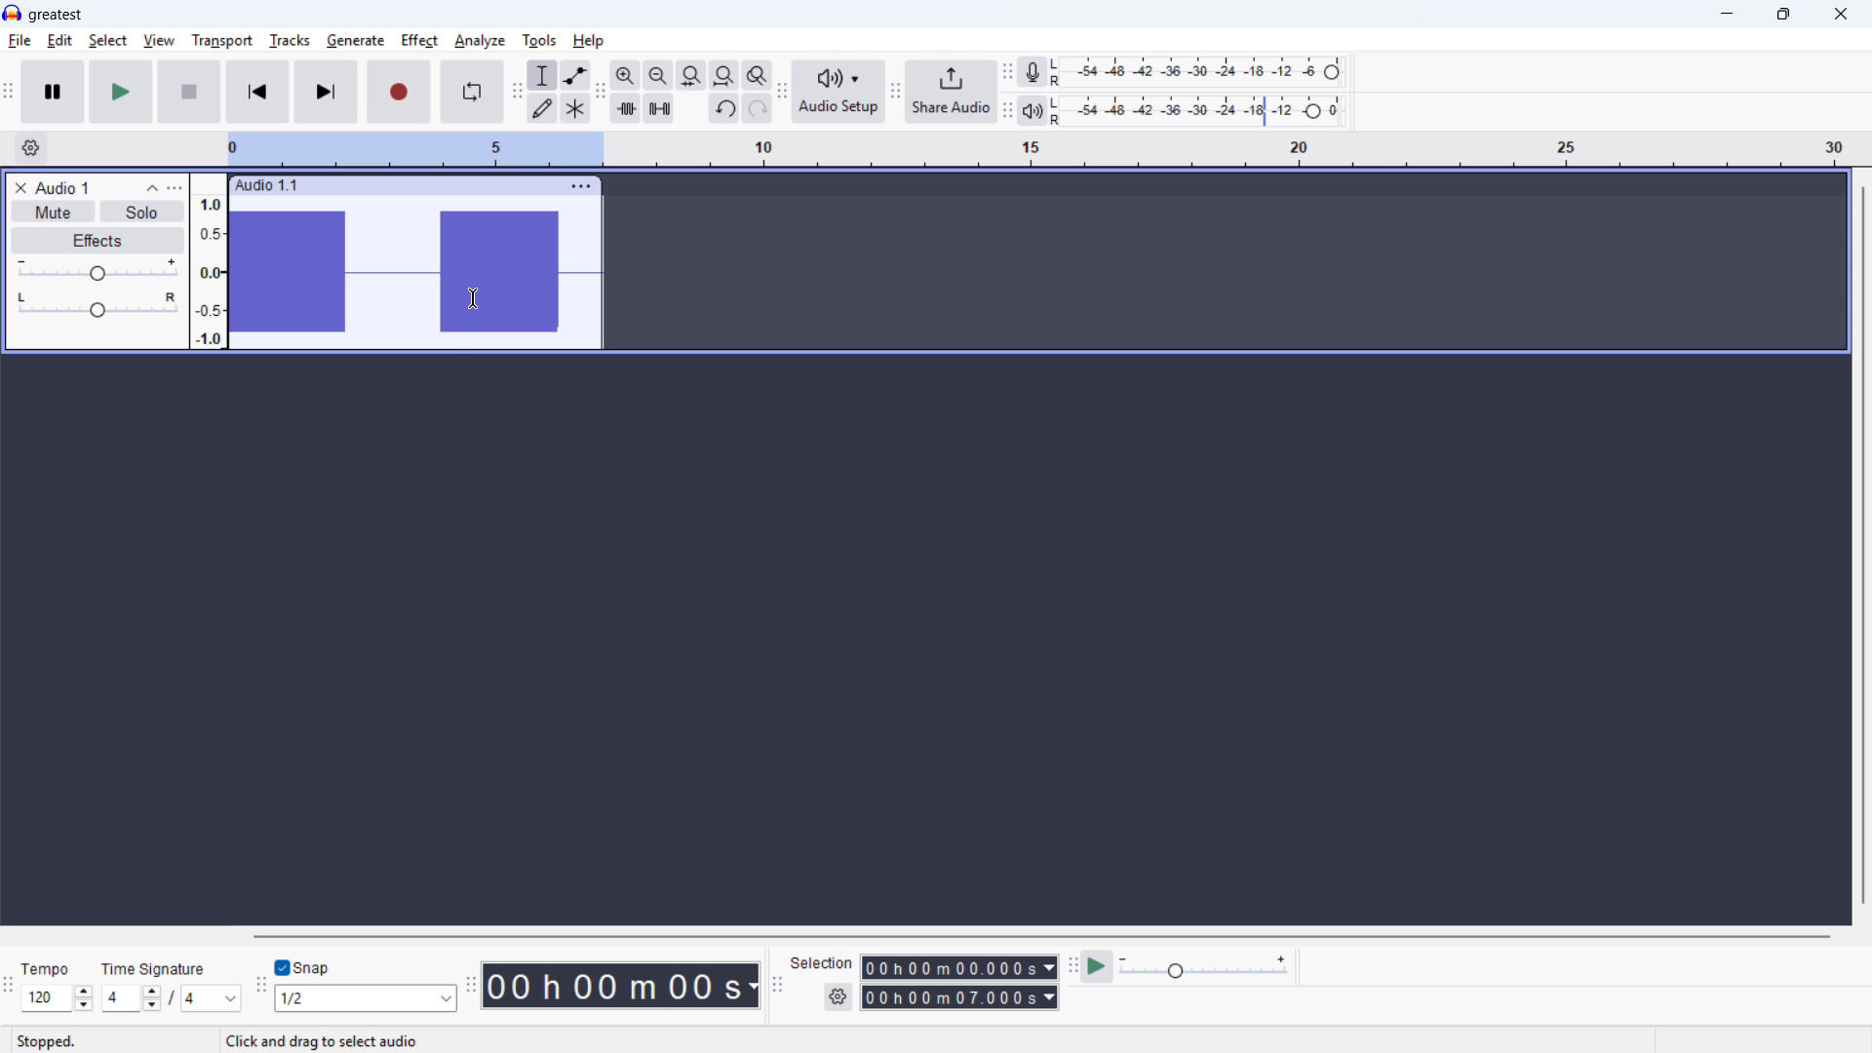 The height and width of the screenshot is (1053, 1872). What do you see at coordinates (471, 985) in the screenshot?
I see `Time toolbar ` at bounding box center [471, 985].